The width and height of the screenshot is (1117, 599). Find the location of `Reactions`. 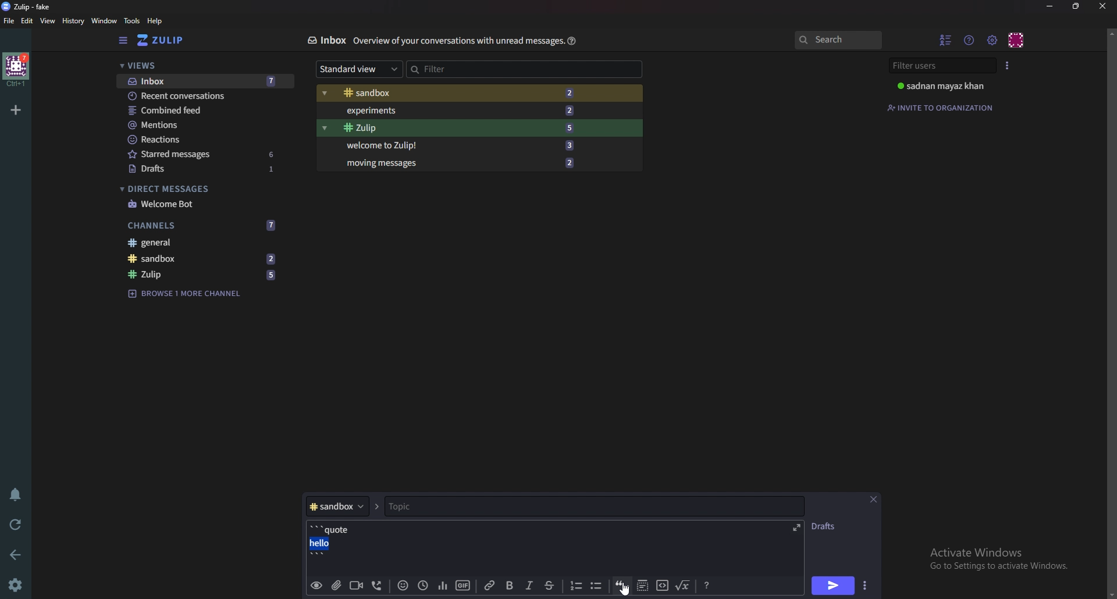

Reactions is located at coordinates (202, 139).